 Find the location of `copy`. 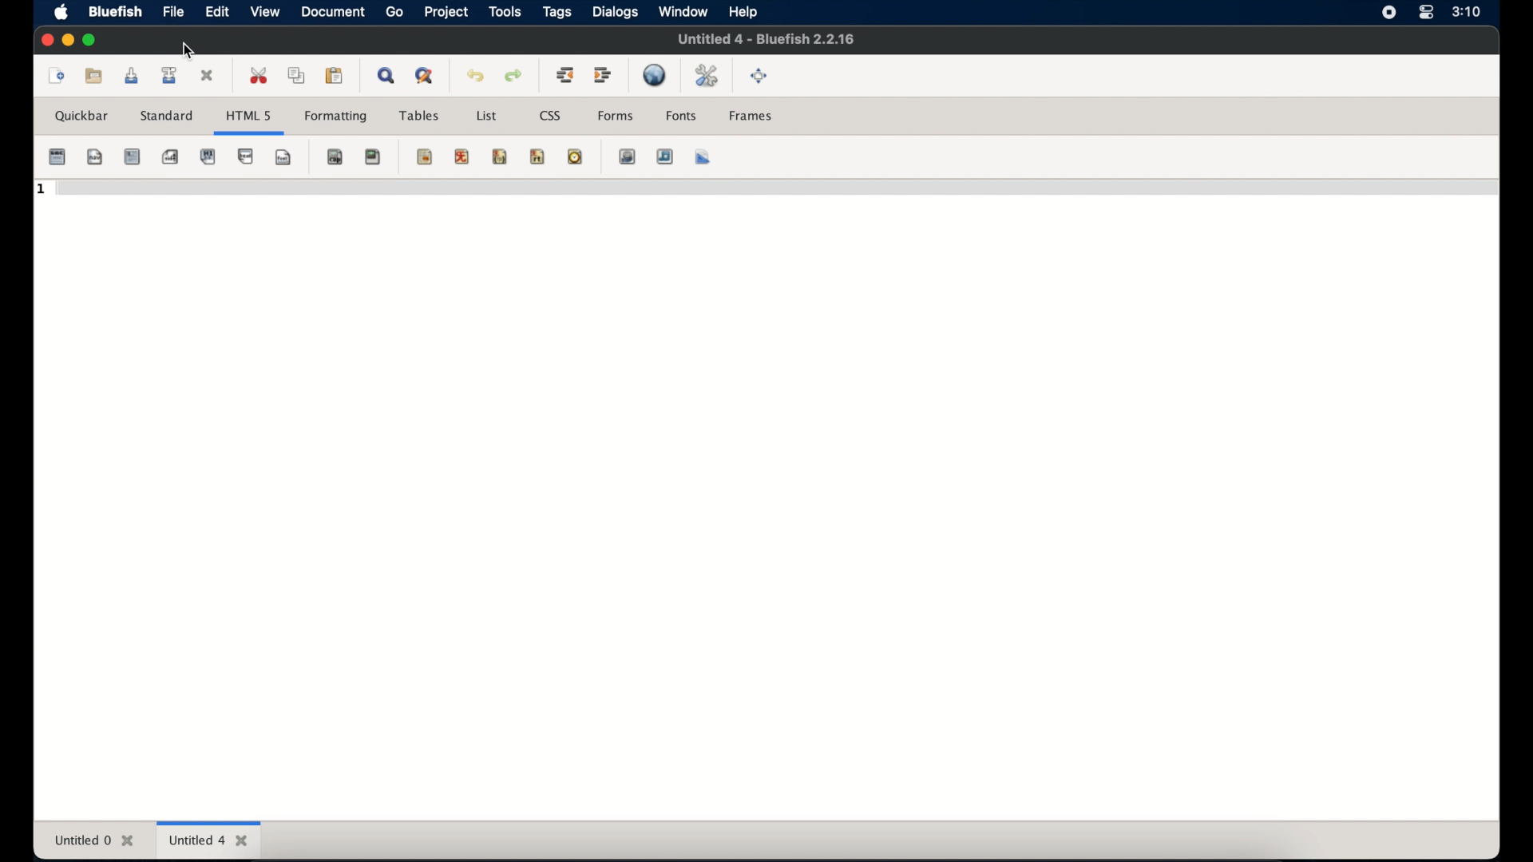

copy is located at coordinates (296, 75).